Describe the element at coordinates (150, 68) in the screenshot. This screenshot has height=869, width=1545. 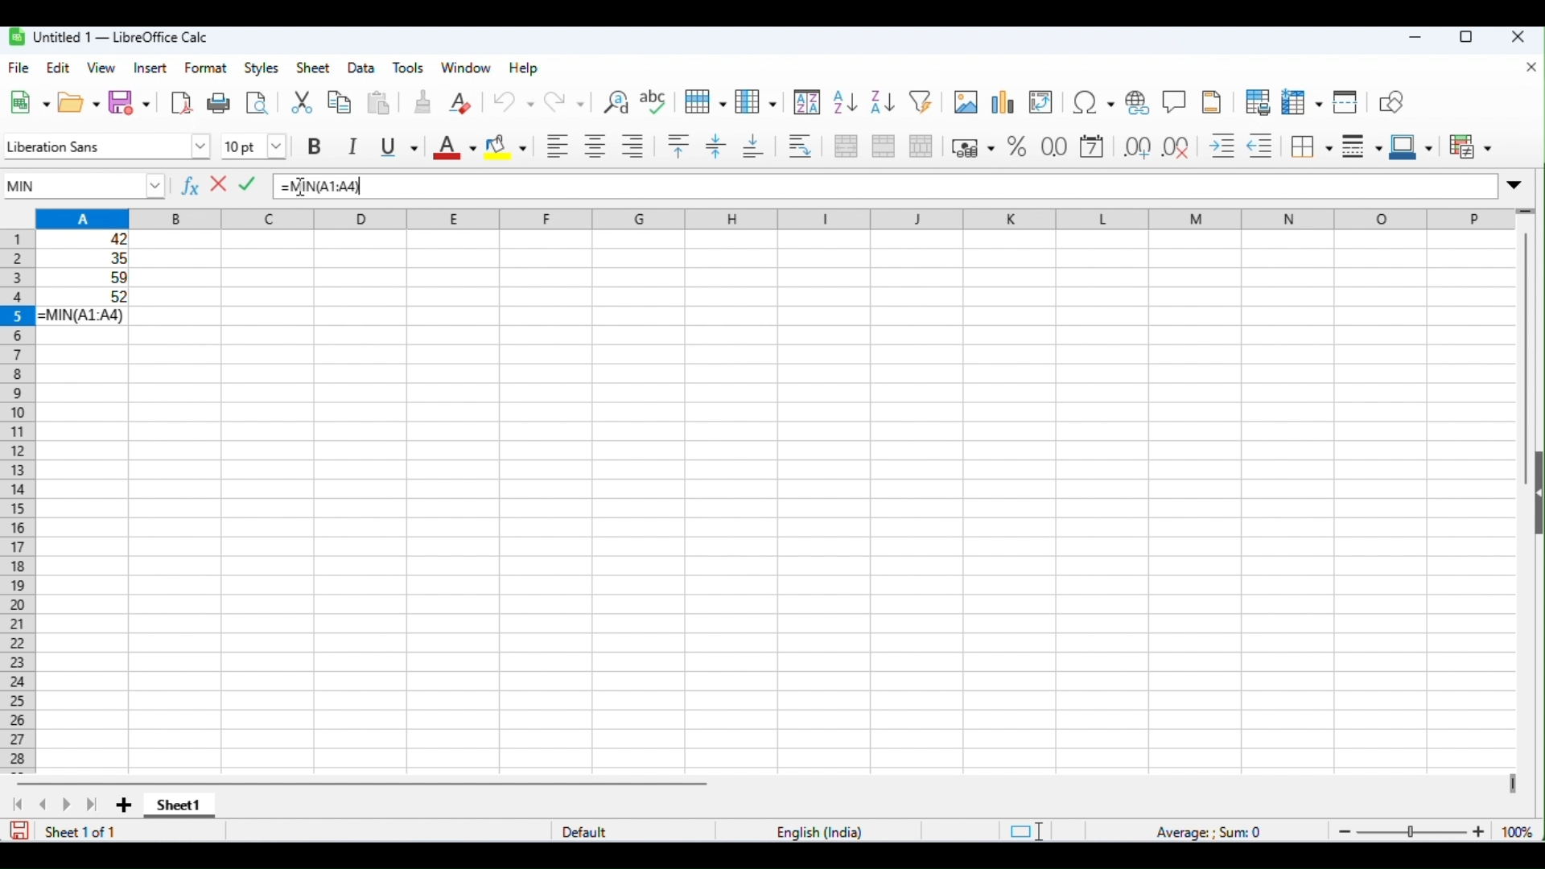
I see `insert` at that location.